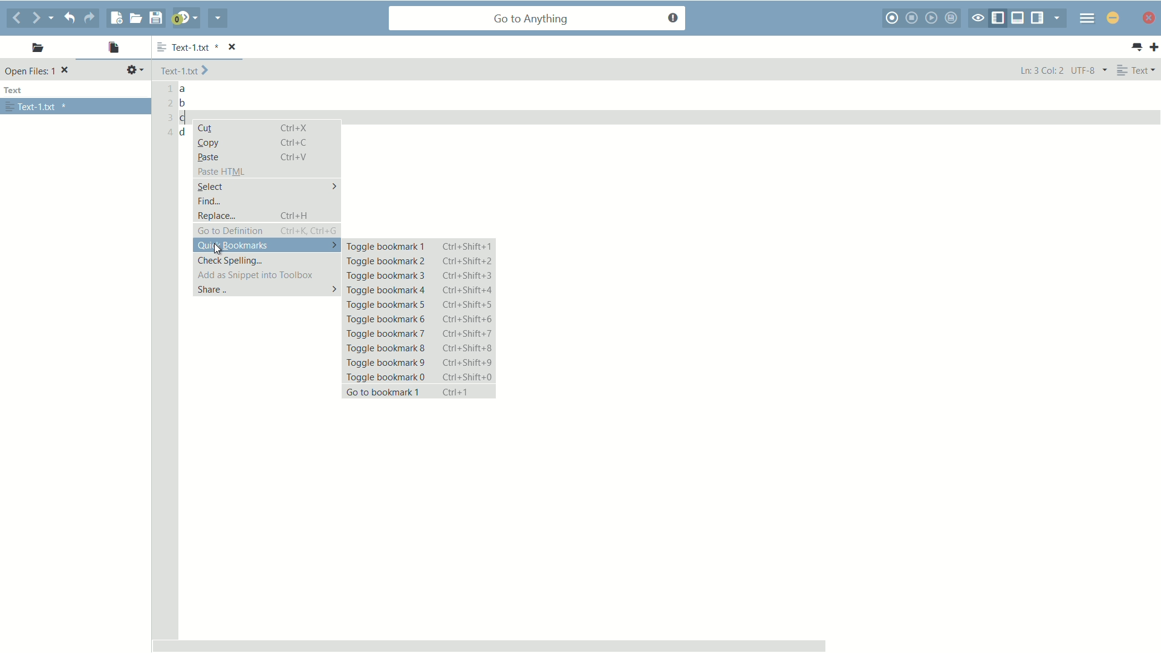 This screenshot has height=653, width=1161. What do you see at coordinates (135, 18) in the screenshot?
I see `open file` at bounding box center [135, 18].